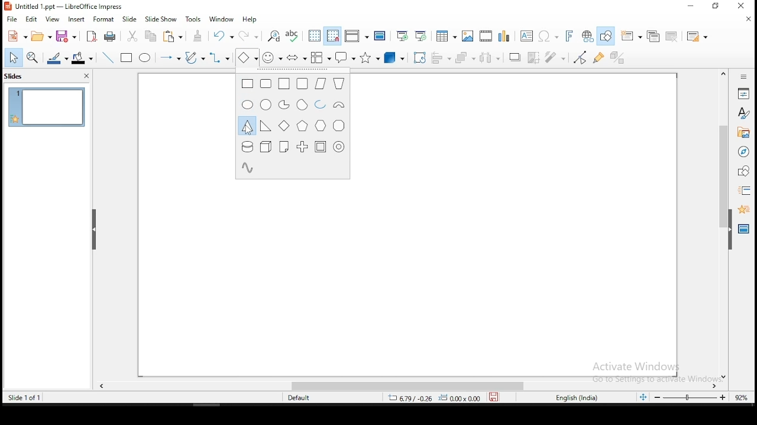  Describe the element at coordinates (746, 190) in the screenshot. I see `slide transition` at that location.